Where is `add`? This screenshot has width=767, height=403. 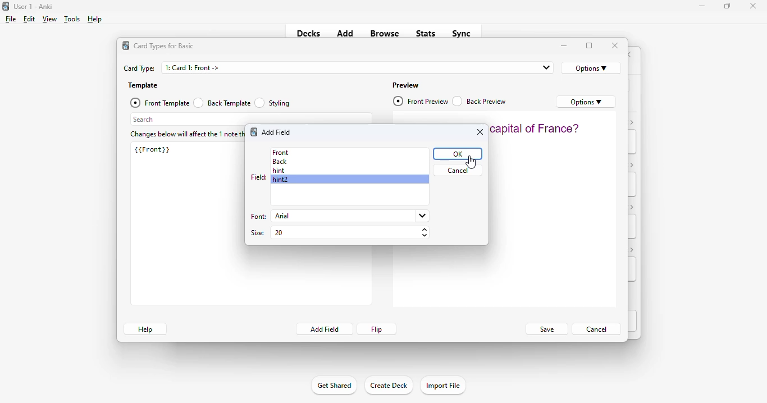 add is located at coordinates (345, 33).